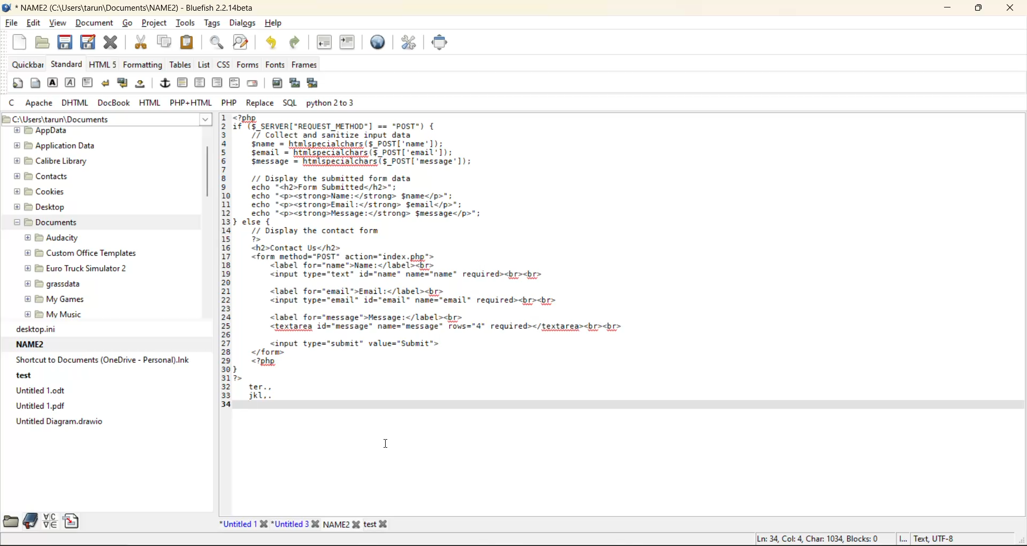  Describe the element at coordinates (111, 44) in the screenshot. I see `close file` at that location.